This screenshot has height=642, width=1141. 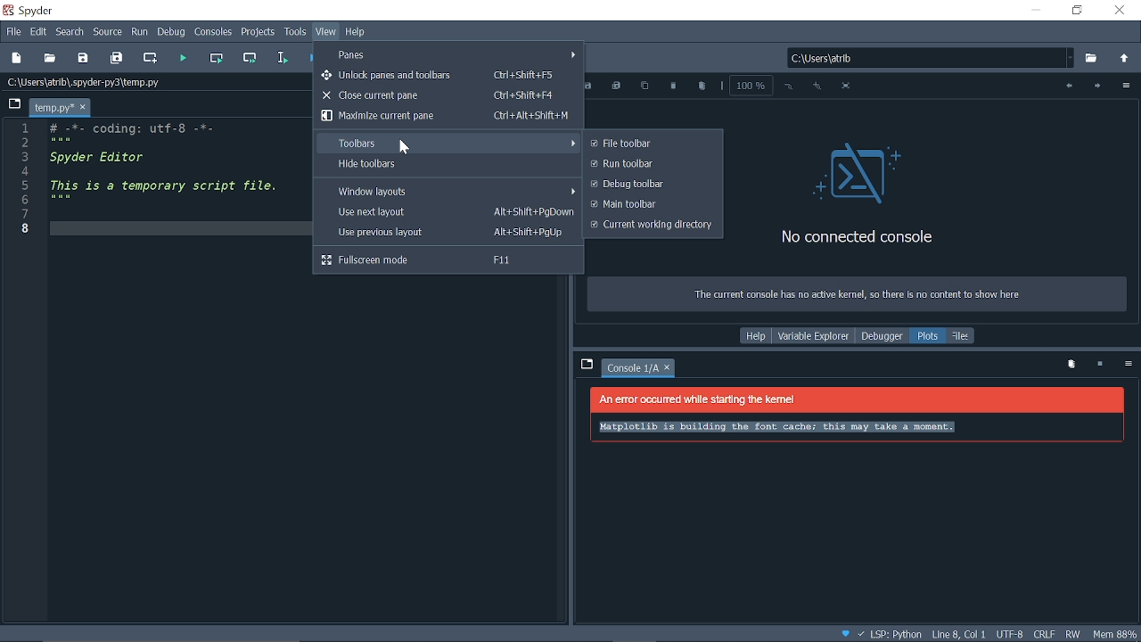 I want to click on Run, so click(x=140, y=33).